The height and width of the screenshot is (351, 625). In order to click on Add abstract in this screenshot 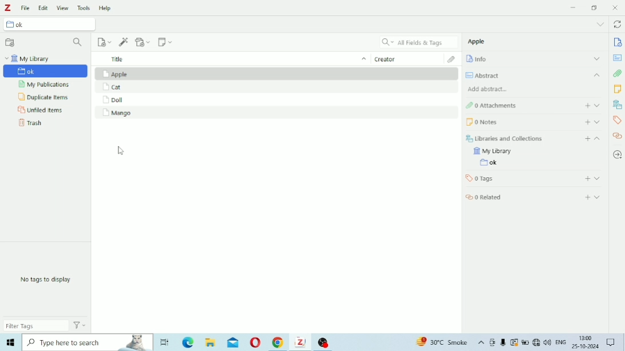, I will do `click(488, 89)`.